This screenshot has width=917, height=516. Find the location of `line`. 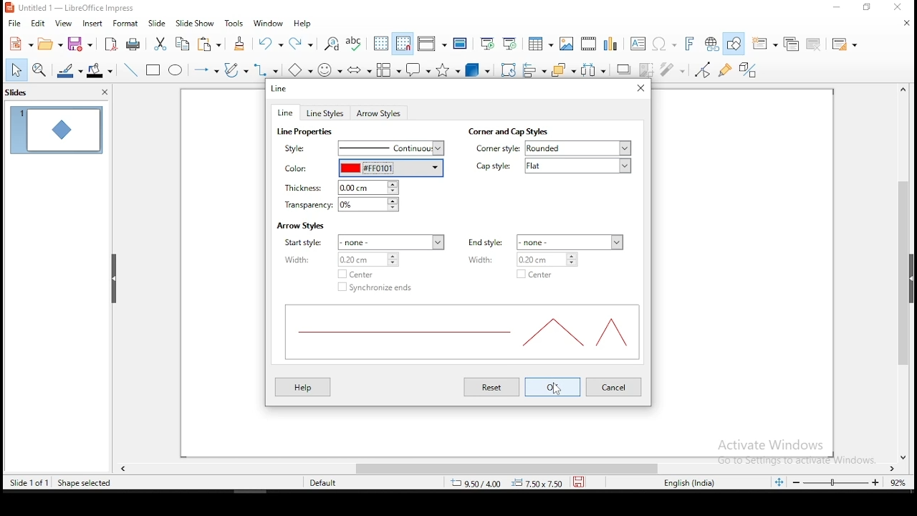

line is located at coordinates (131, 70).